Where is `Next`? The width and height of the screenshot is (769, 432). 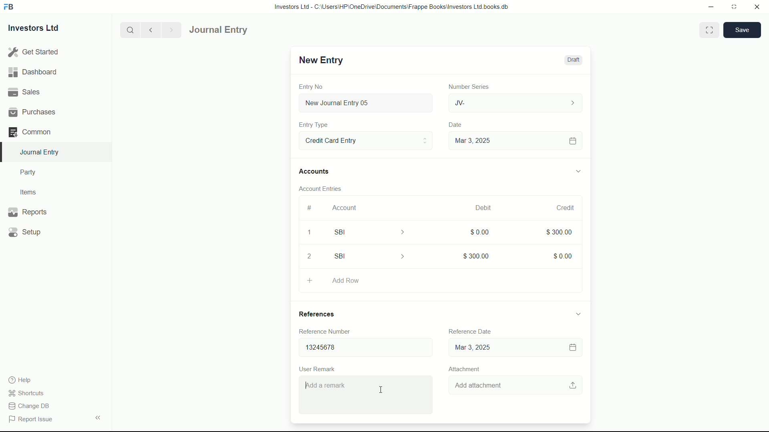
Next is located at coordinates (170, 30).